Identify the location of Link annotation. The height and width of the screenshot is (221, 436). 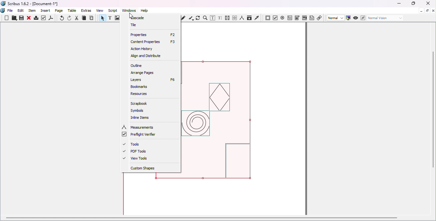
(320, 18).